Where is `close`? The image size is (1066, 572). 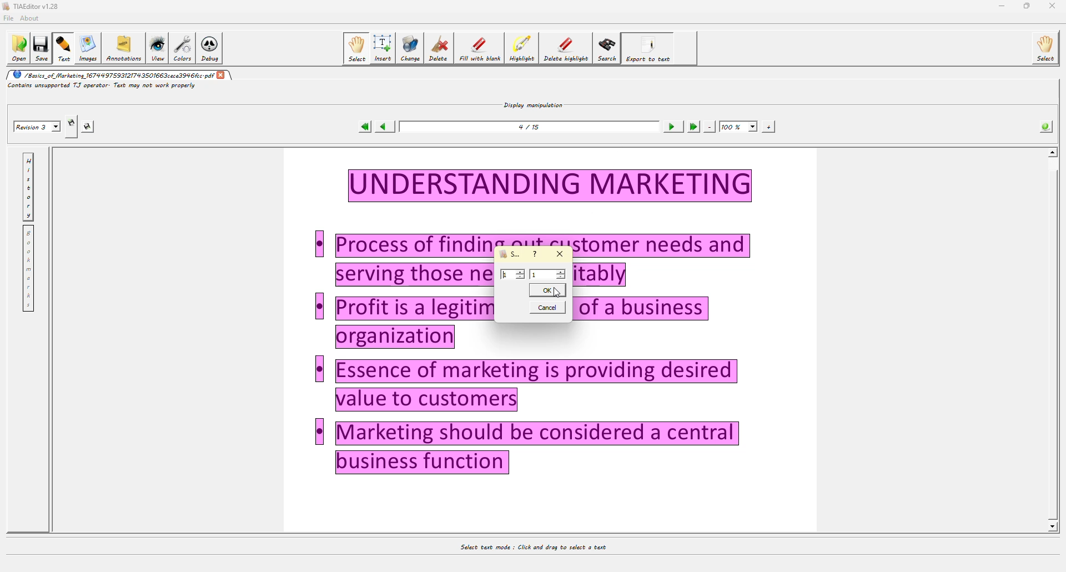 close is located at coordinates (222, 75).